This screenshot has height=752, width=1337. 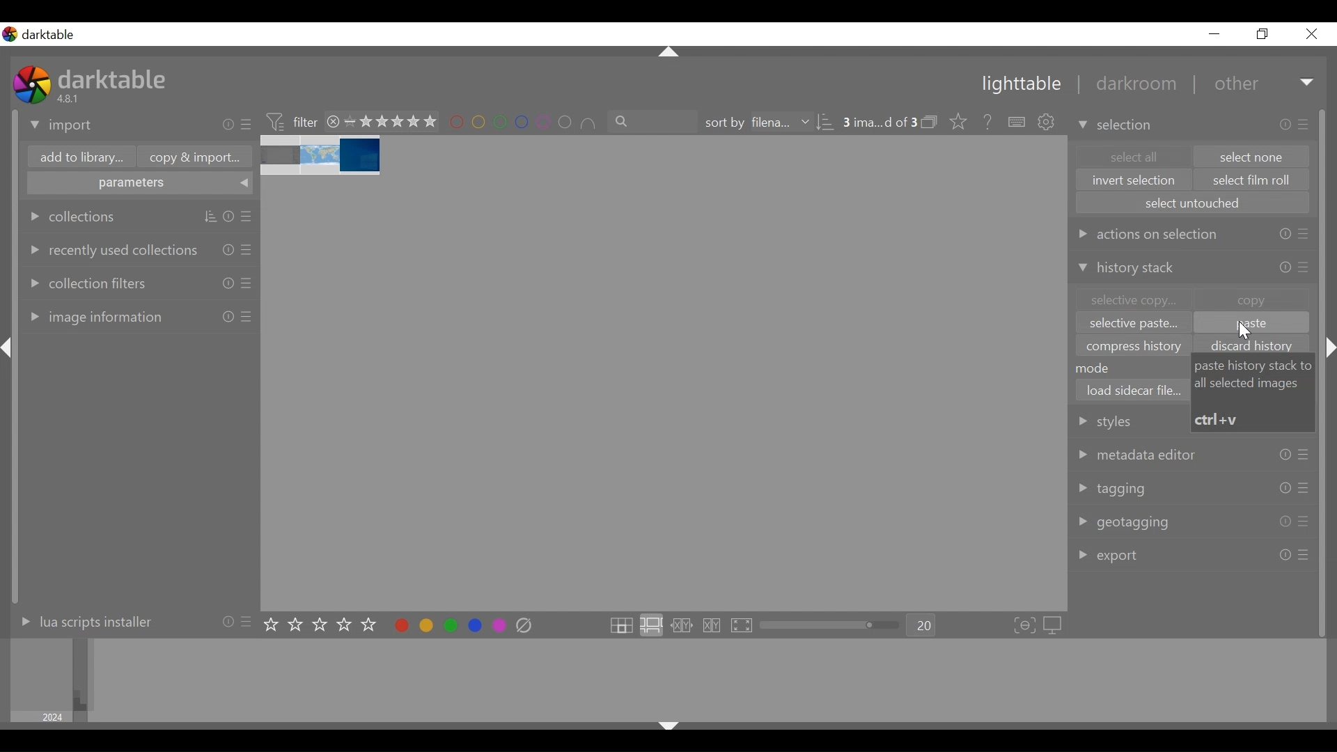 What do you see at coordinates (1284, 522) in the screenshot?
I see `info` at bounding box center [1284, 522].